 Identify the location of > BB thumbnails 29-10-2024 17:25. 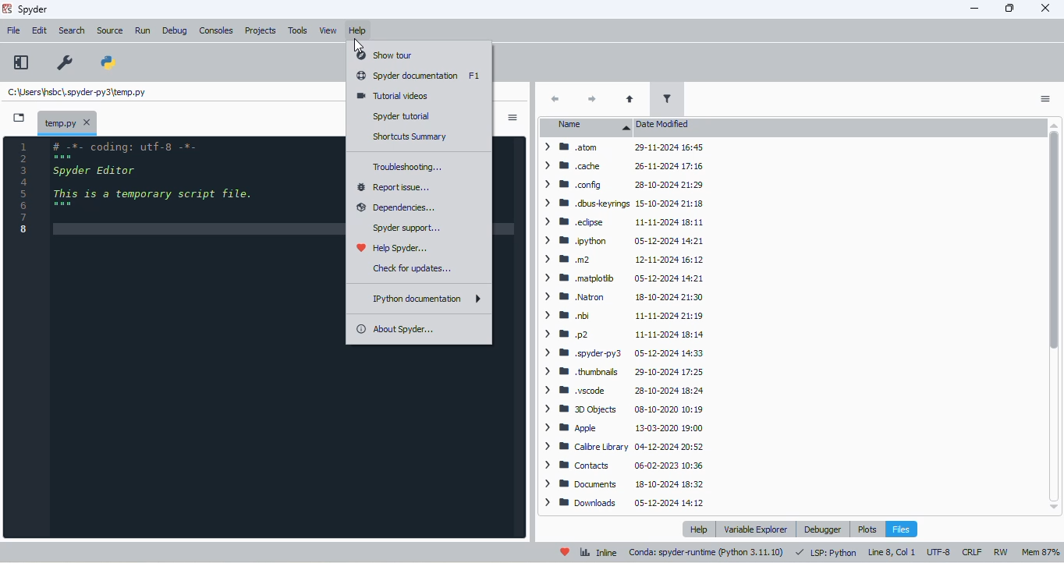
(622, 372).